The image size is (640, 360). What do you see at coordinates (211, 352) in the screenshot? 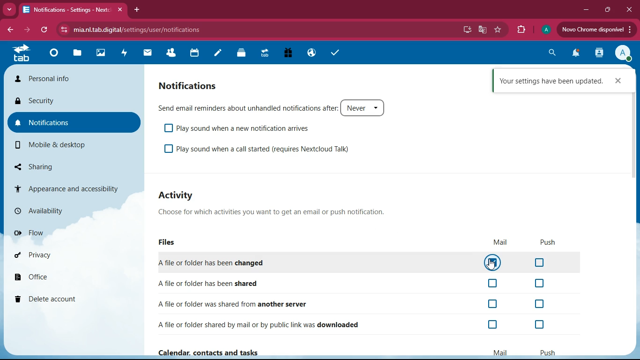
I see `Calendar, contacts and tasks` at bounding box center [211, 352].